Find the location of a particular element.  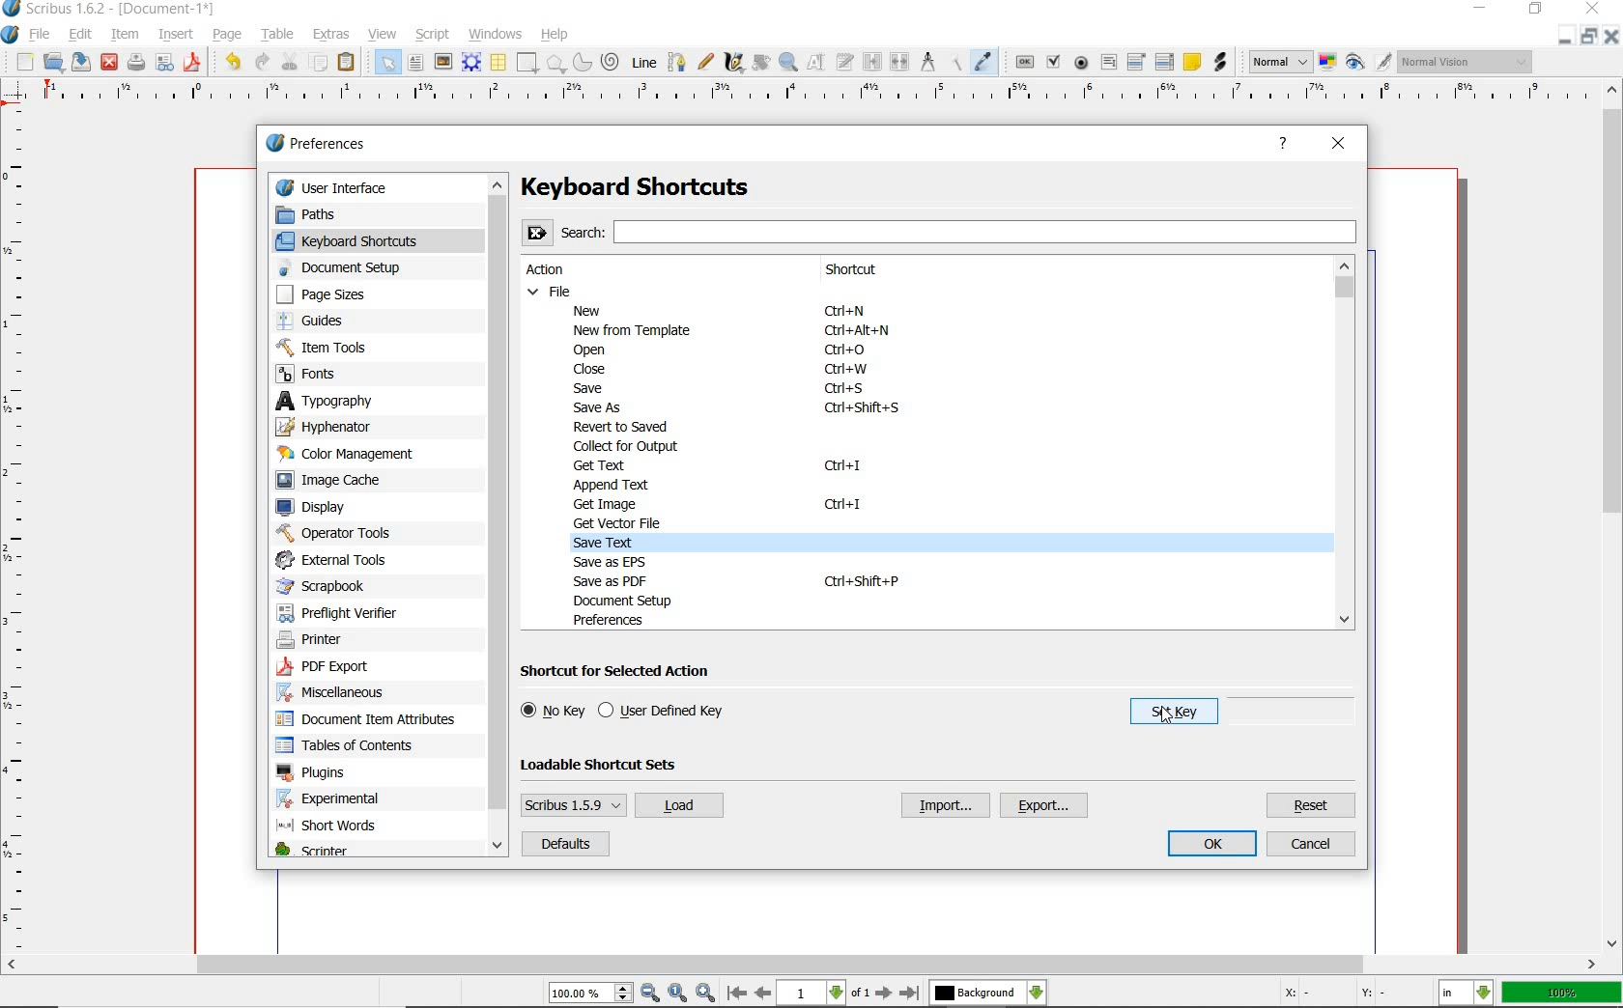

new is located at coordinates (593, 310).